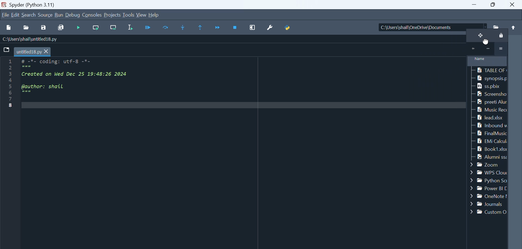 This screenshot has height=249, width=522. I want to click on Power BI D.., so click(488, 189).